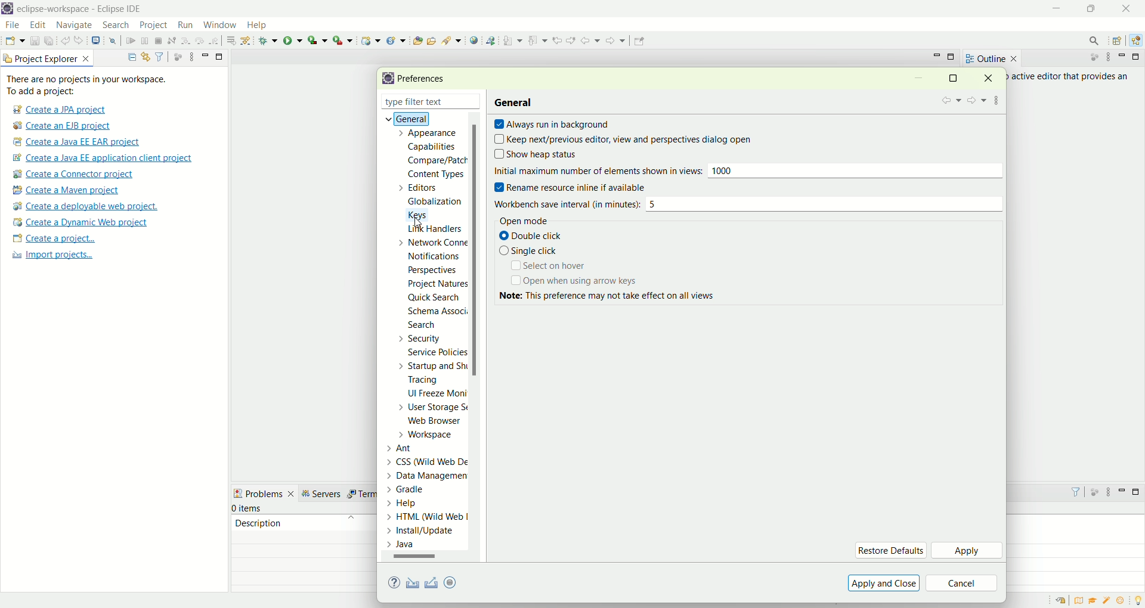  What do you see at coordinates (580, 188) in the screenshot?
I see `rename resource inline if available` at bounding box center [580, 188].